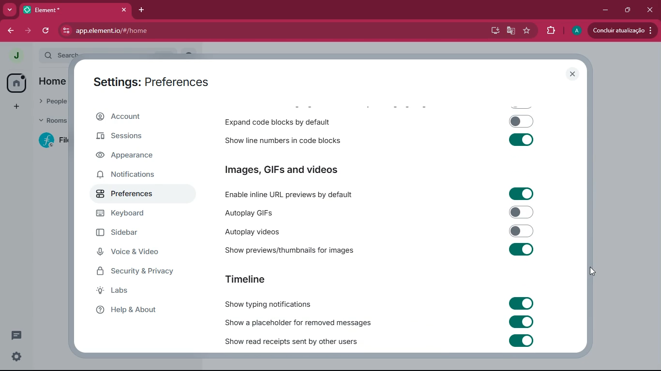  I want to click on settings: preferences, so click(150, 80).